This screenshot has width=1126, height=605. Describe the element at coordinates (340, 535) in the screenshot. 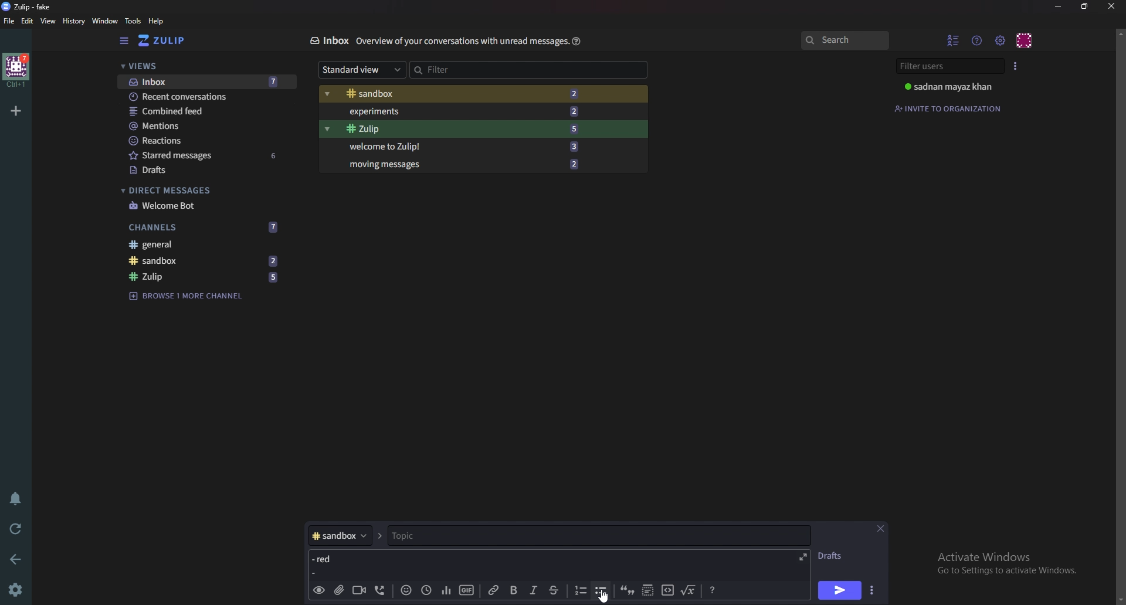

I see `Channel` at that location.